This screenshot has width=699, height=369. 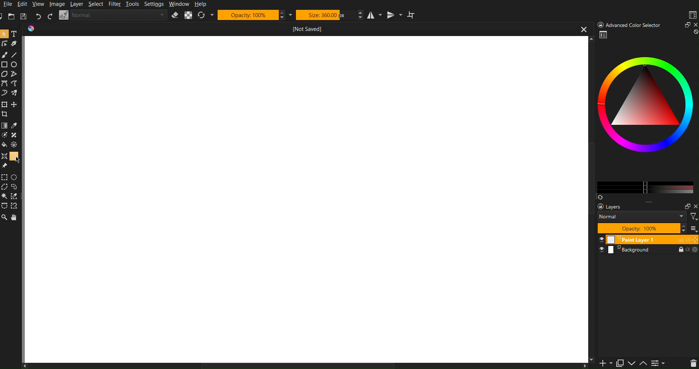 What do you see at coordinates (77, 4) in the screenshot?
I see `Layer` at bounding box center [77, 4].